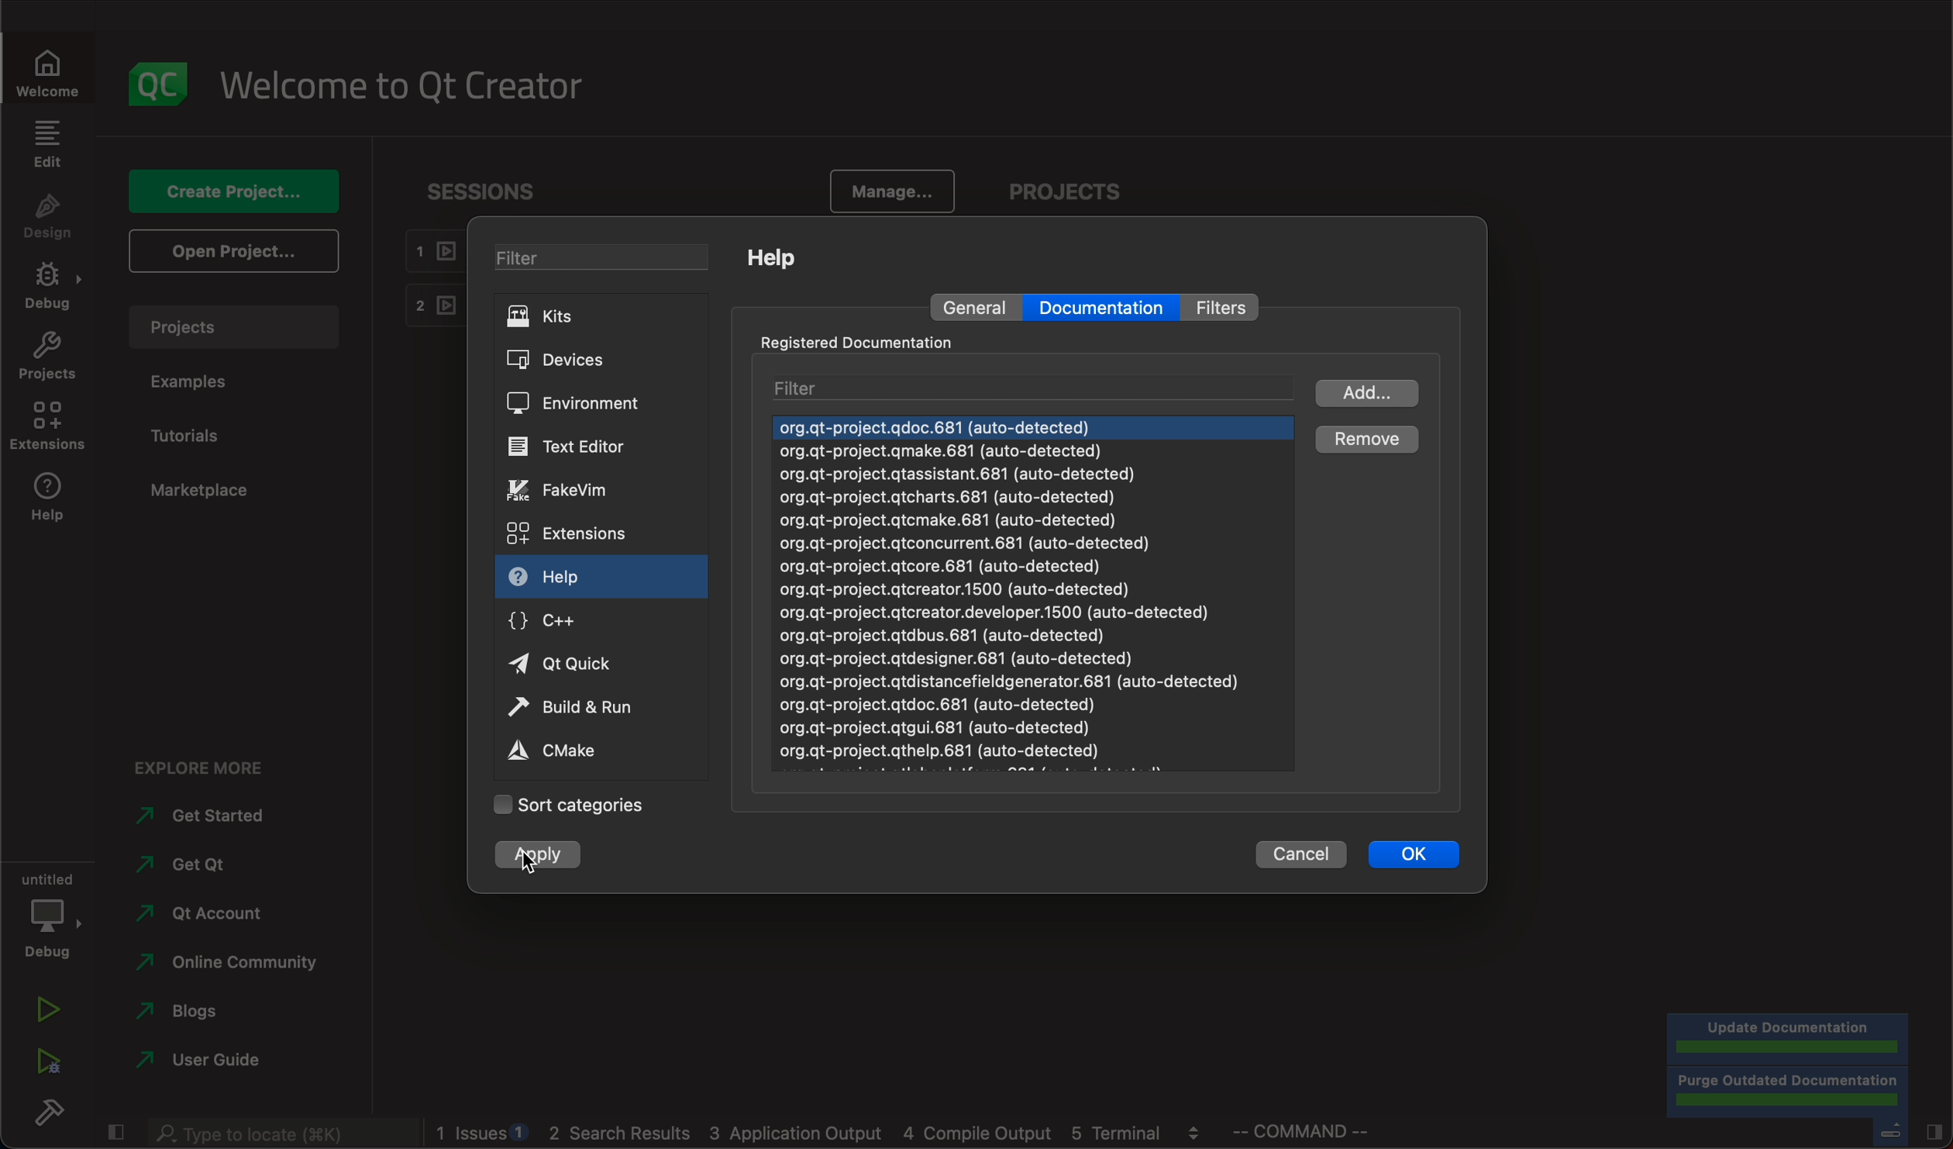  I want to click on c++, so click(556, 625).